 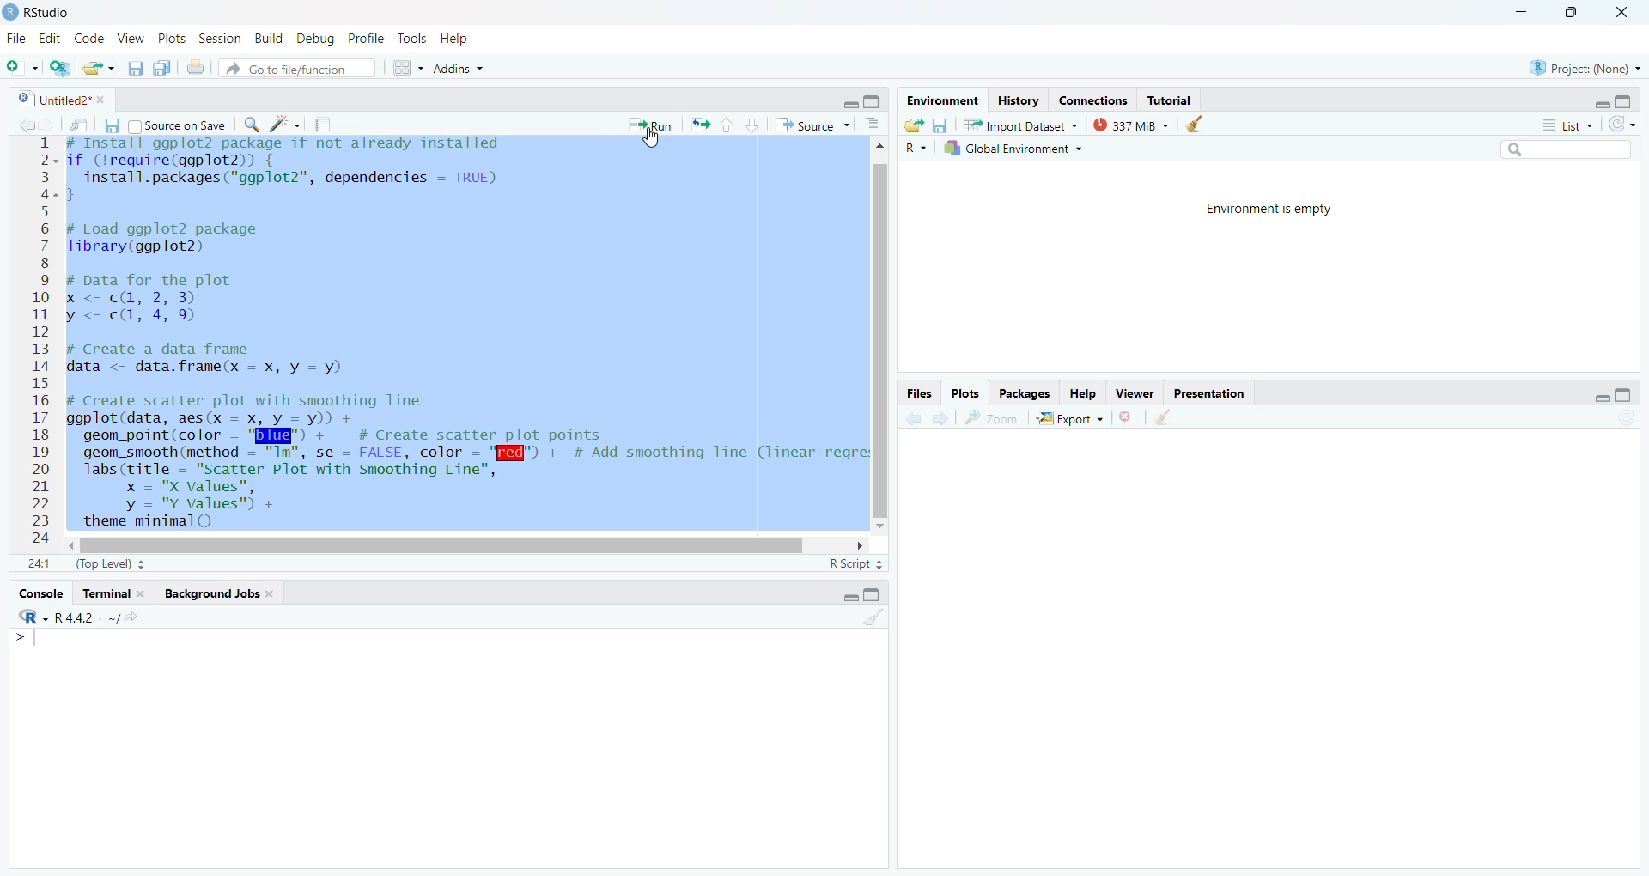 What do you see at coordinates (993, 417) in the screenshot?
I see `zoom` at bounding box center [993, 417].